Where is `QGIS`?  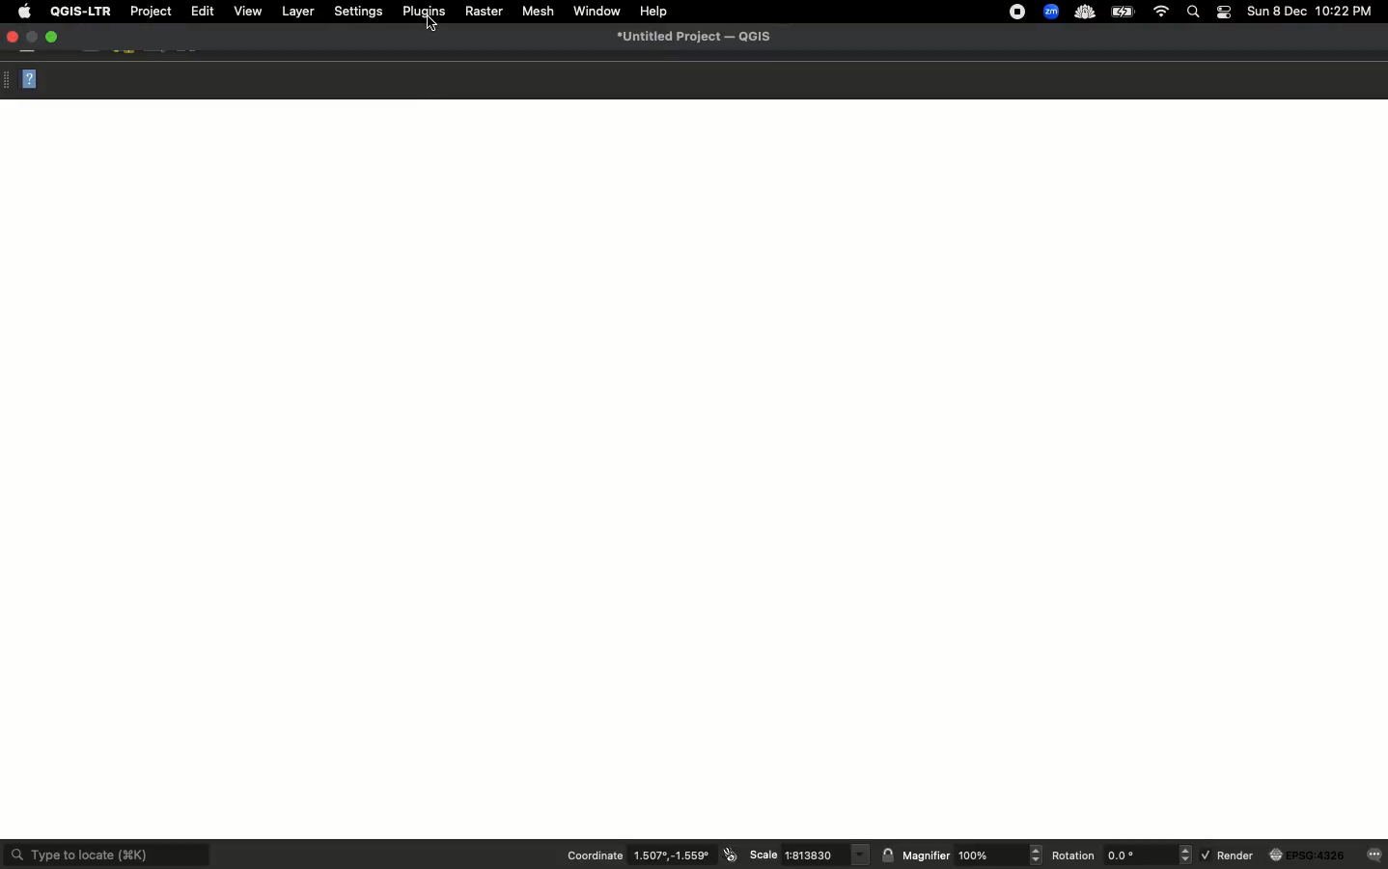
QGIS is located at coordinates (78, 12).